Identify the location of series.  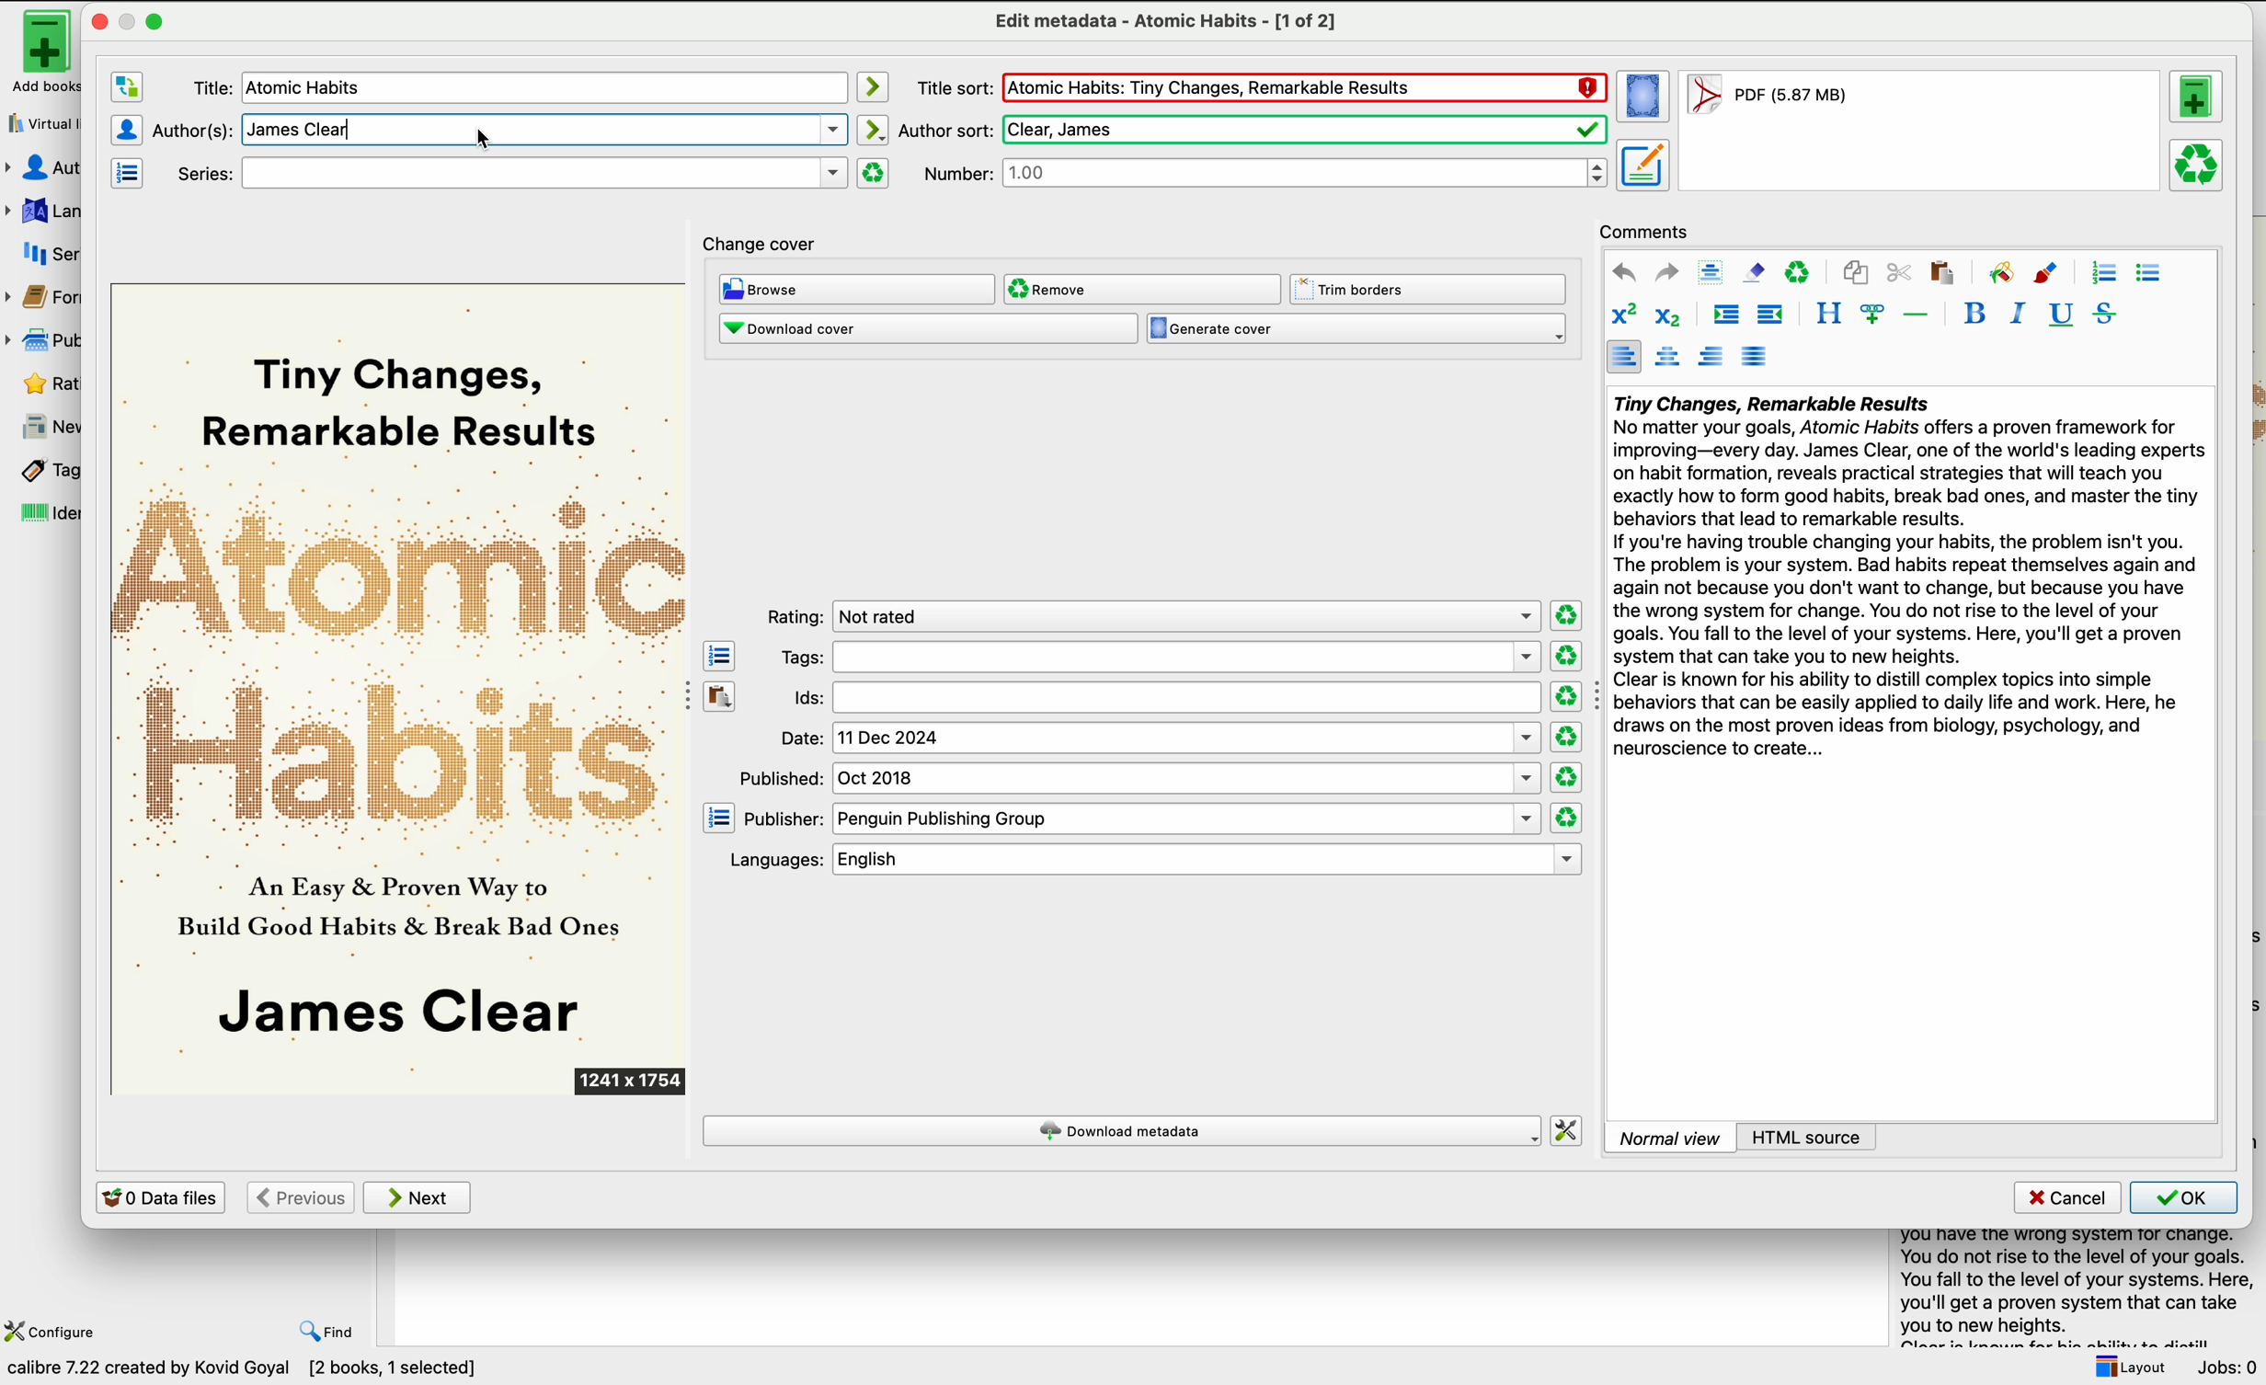
(504, 172).